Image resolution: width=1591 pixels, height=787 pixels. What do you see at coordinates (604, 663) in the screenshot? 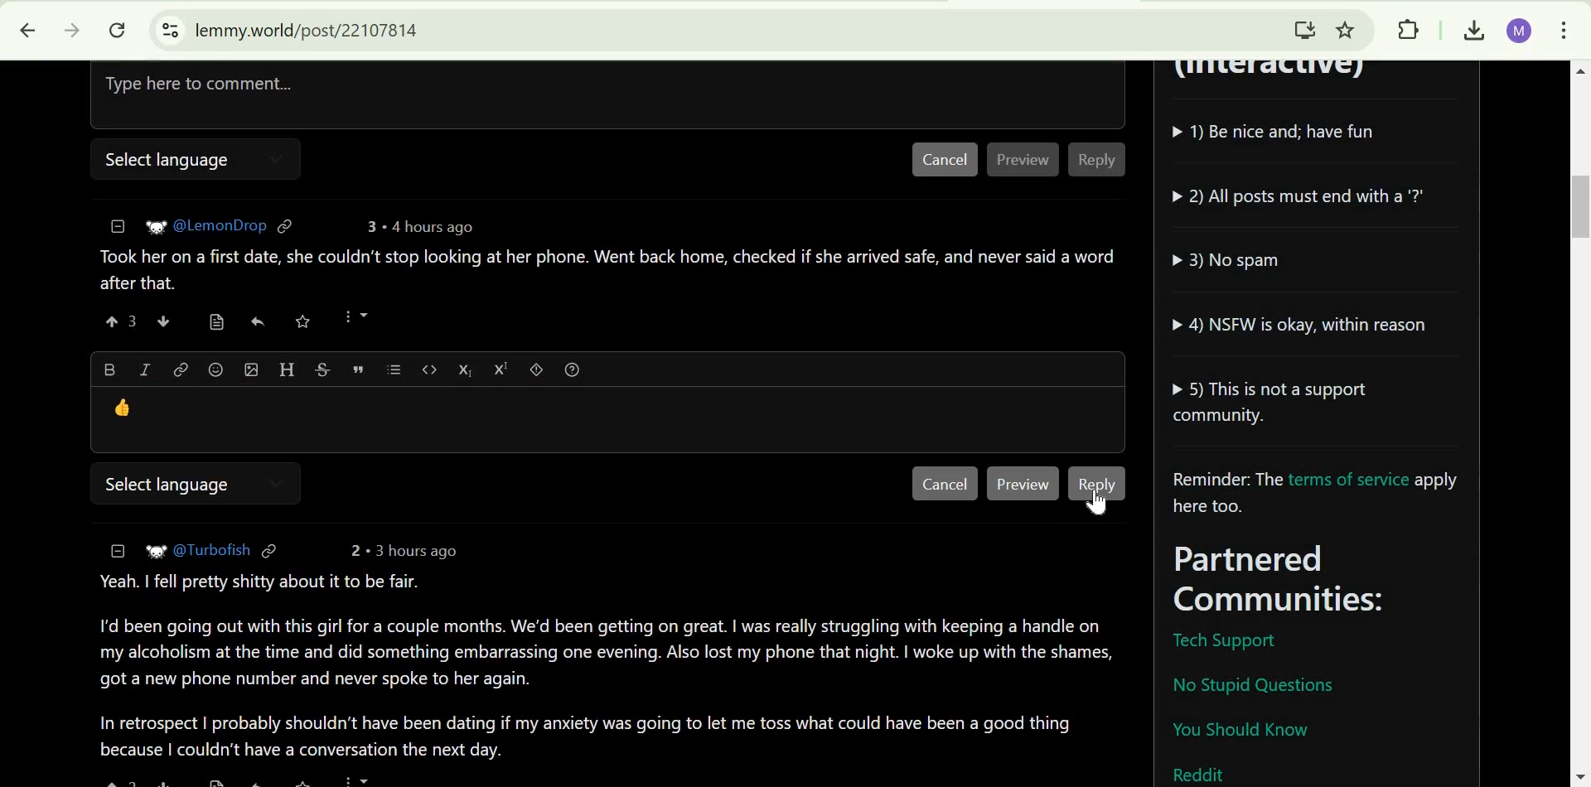
I see `Comment` at bounding box center [604, 663].